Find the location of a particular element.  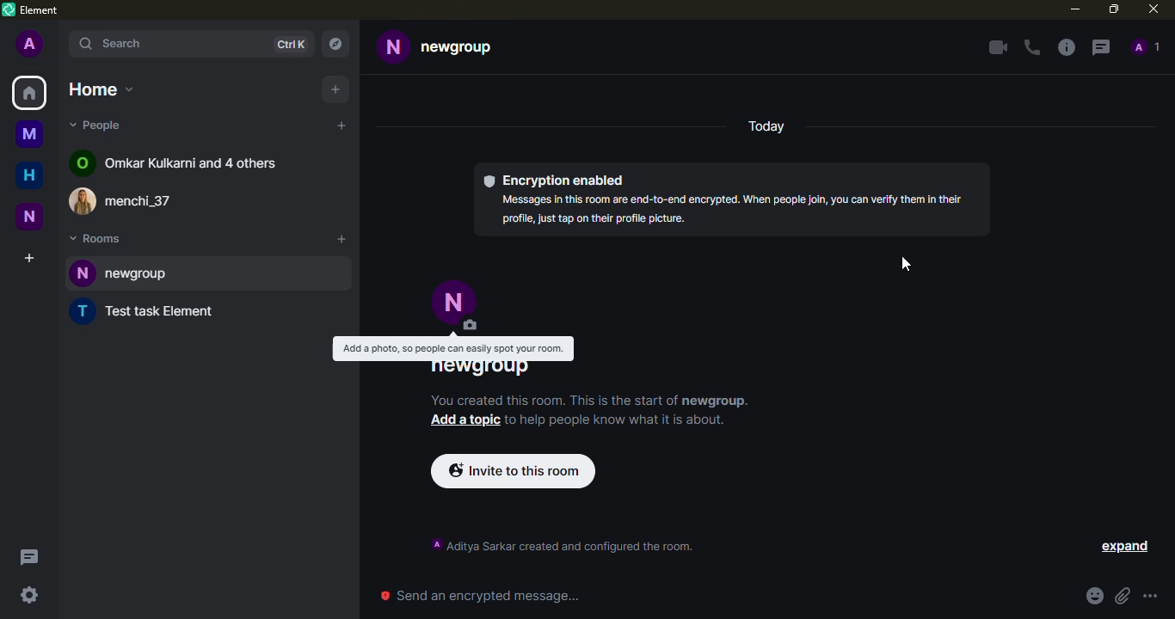

menchi_37 is located at coordinates (140, 201).